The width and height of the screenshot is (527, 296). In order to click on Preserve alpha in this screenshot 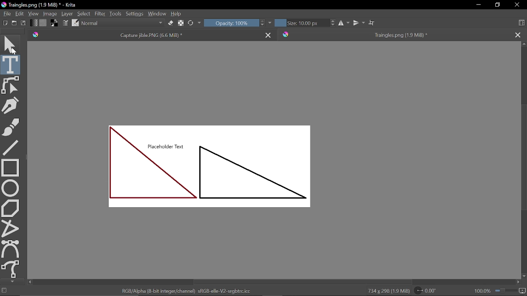, I will do `click(180, 24)`.